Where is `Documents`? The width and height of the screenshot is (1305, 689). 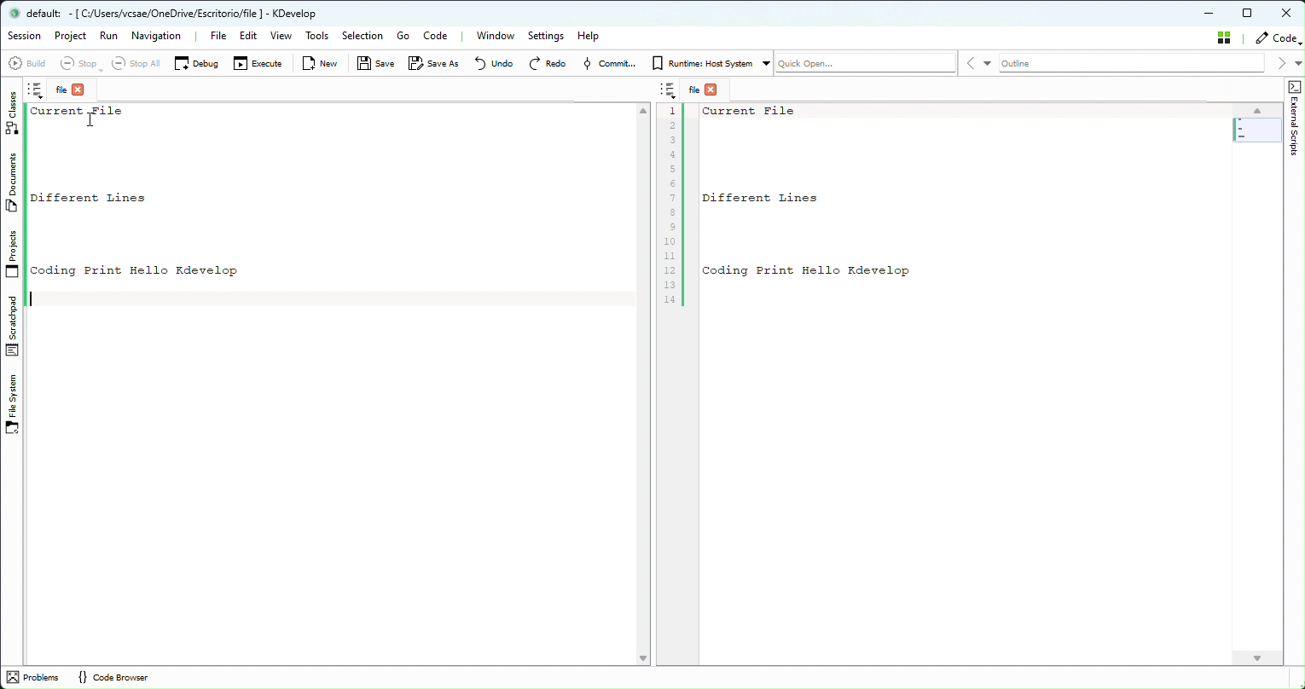
Documents is located at coordinates (15, 184).